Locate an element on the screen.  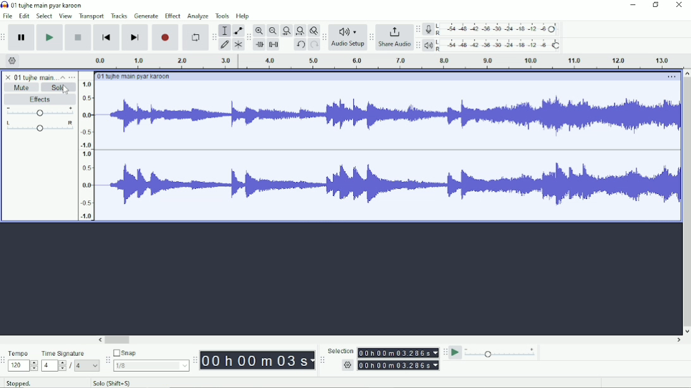
Multi-tool is located at coordinates (238, 44).